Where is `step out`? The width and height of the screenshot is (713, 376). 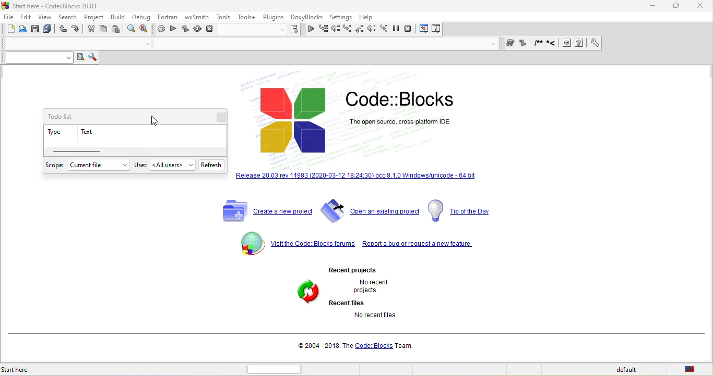 step out is located at coordinates (361, 30).